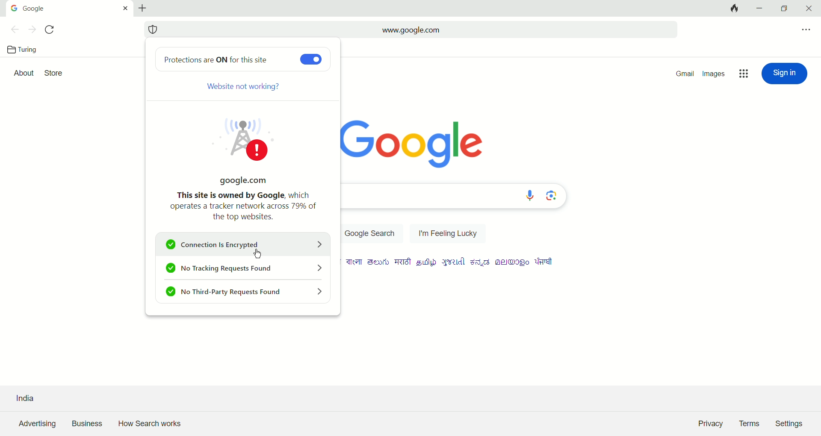  Describe the element at coordinates (552, 196) in the screenshot. I see `image search` at that location.